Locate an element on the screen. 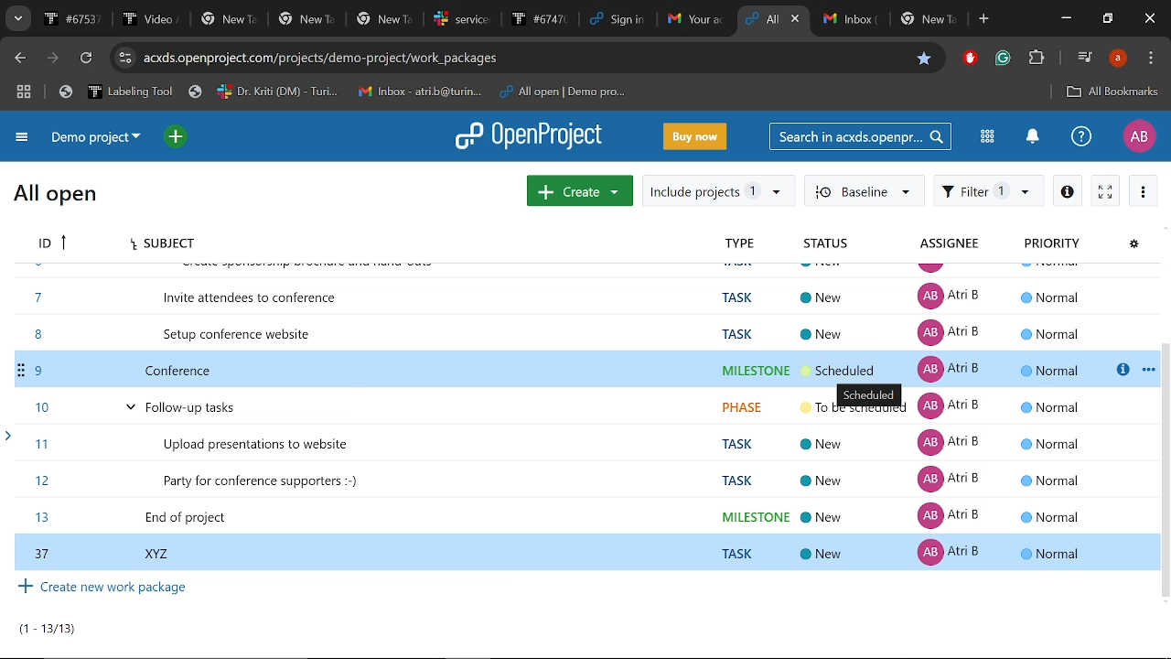 The width and height of the screenshot is (1171, 659). Activaet zen mode is located at coordinates (1105, 190).